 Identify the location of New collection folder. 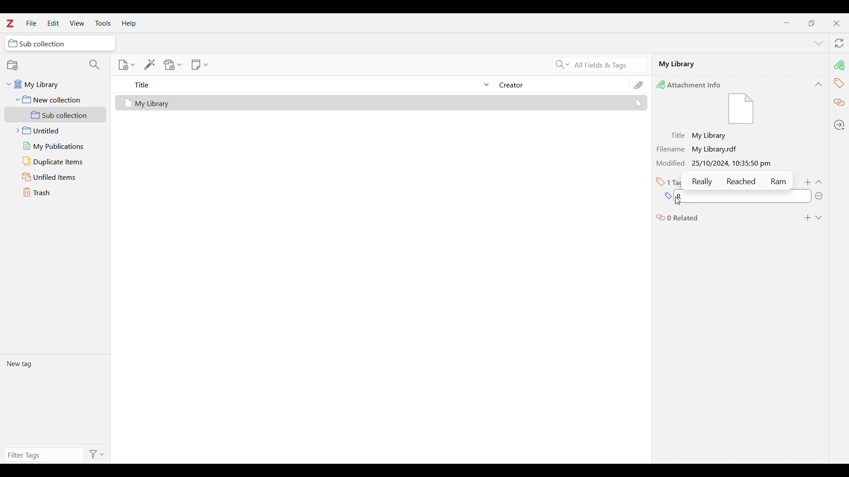
(56, 99).